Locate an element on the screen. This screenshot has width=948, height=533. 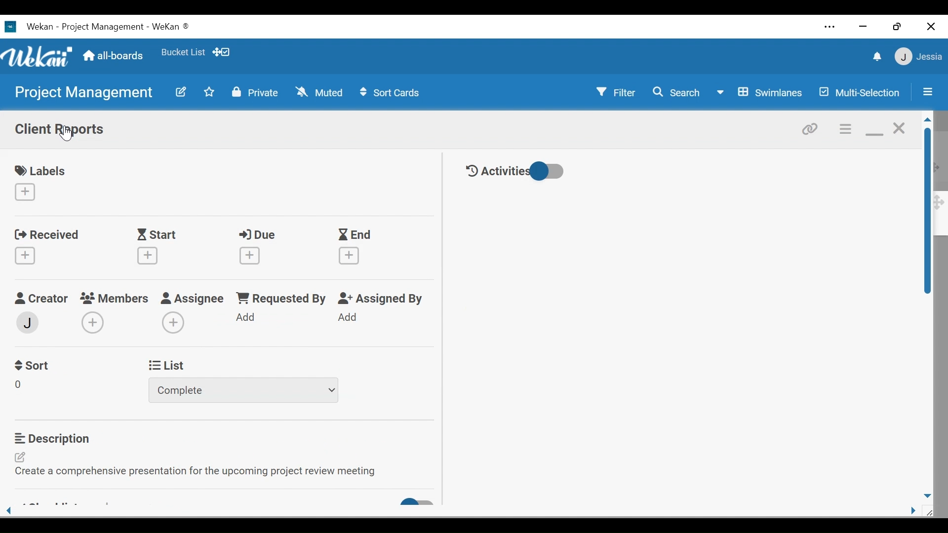
minimize is located at coordinates (863, 27).